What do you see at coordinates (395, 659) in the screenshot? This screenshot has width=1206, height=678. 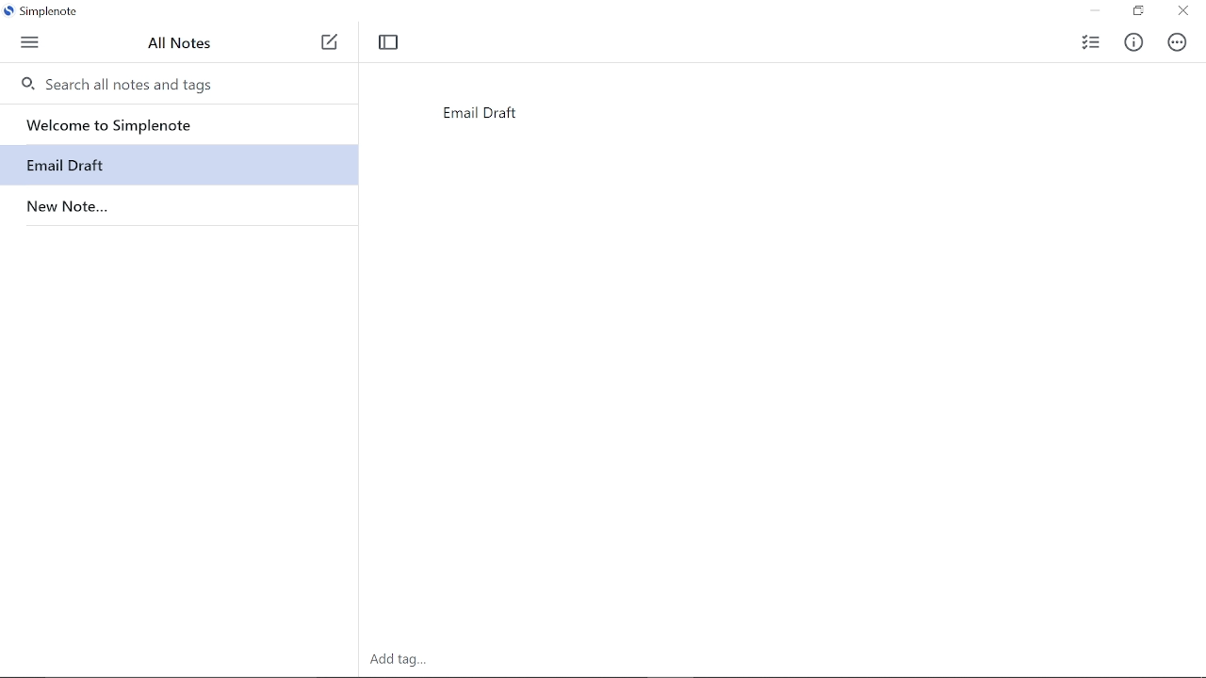 I see `Add tag` at bounding box center [395, 659].